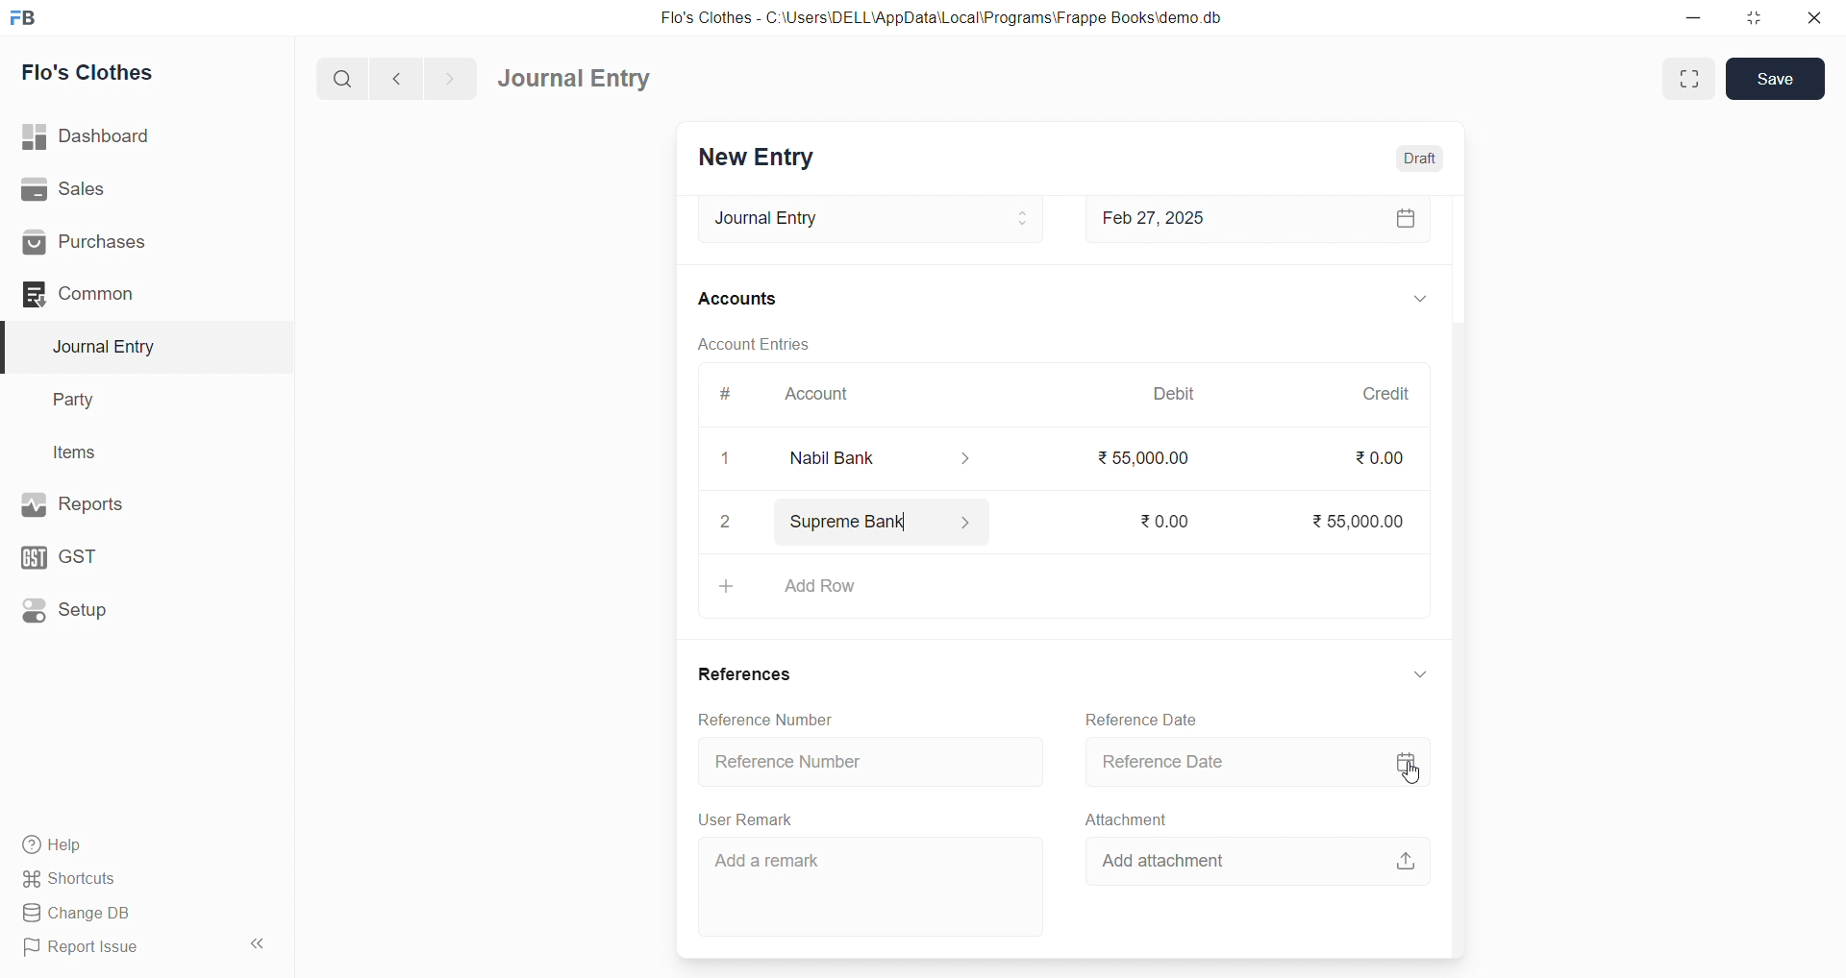 The image size is (1846, 978). What do you see at coordinates (867, 762) in the screenshot?
I see `Reference Number` at bounding box center [867, 762].